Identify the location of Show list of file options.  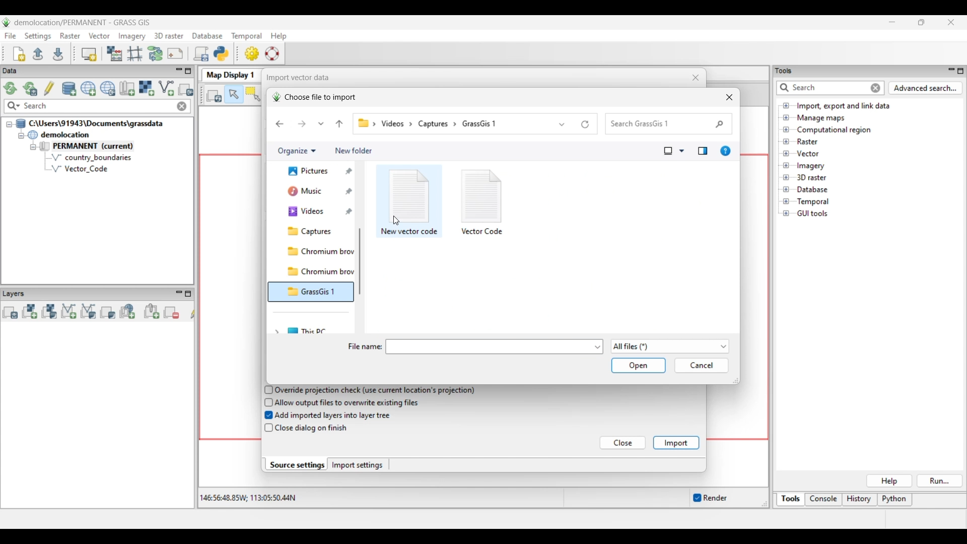
(669, 347).